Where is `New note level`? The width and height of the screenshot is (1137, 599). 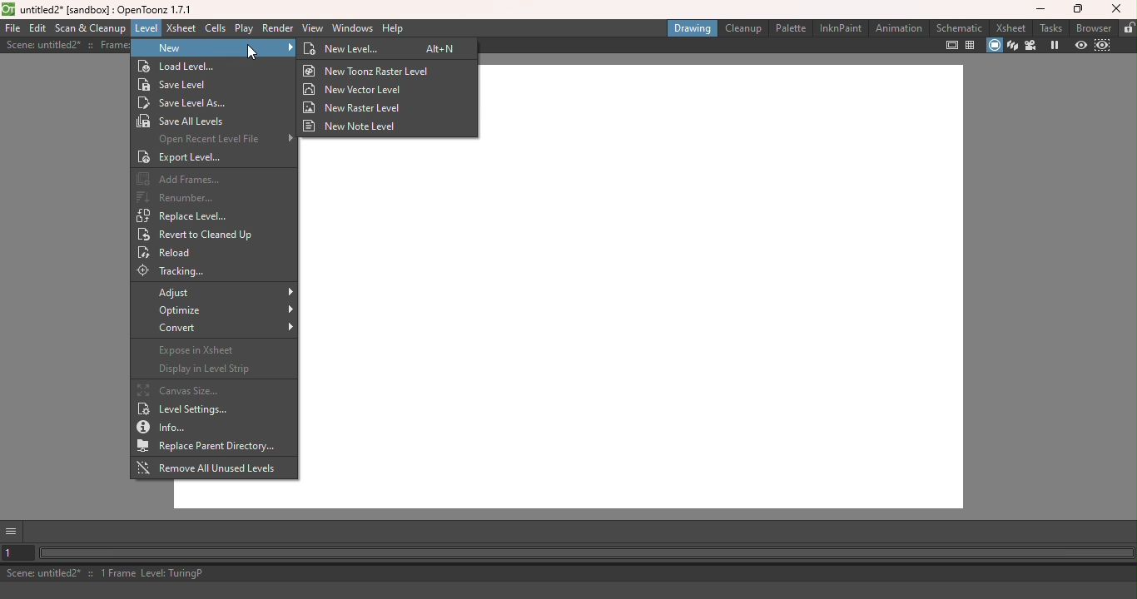
New note level is located at coordinates (357, 126).